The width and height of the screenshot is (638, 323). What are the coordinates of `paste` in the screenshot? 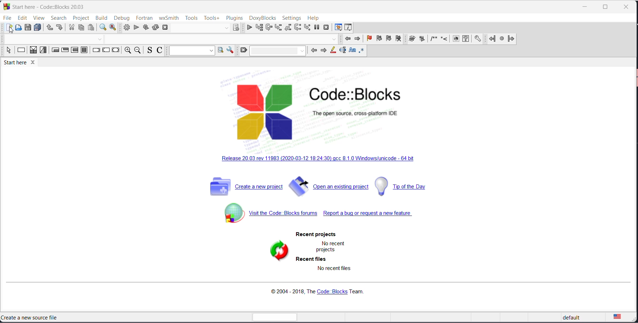 It's located at (92, 27).